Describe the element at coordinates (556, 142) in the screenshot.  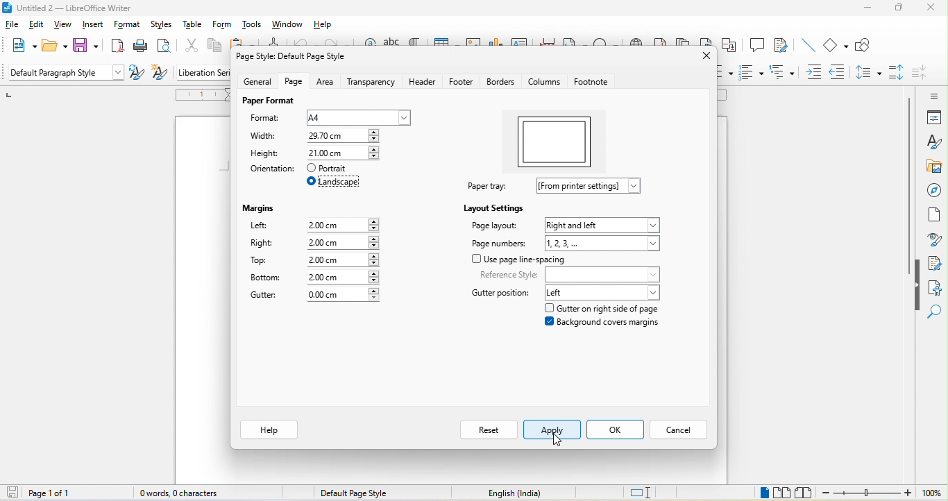
I see `orientation preview changed to landscape` at that location.